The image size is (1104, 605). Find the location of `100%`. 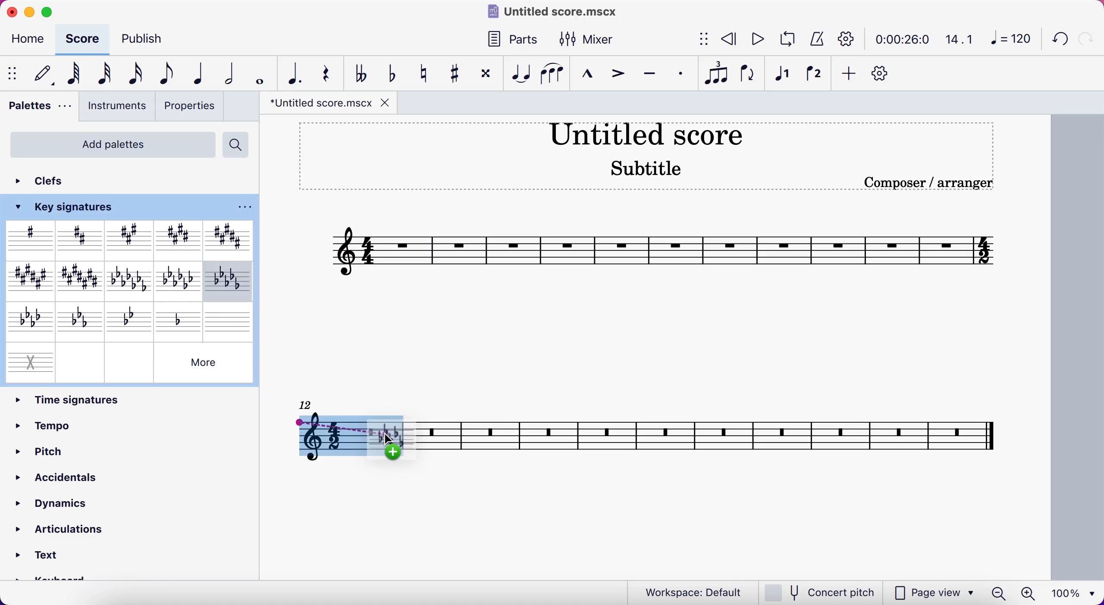

100% is located at coordinates (1075, 593).